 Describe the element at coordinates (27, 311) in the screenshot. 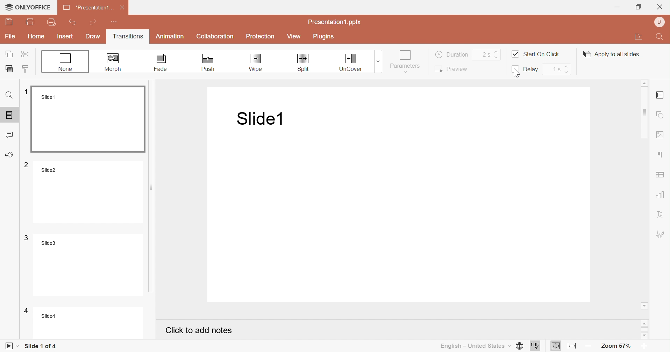

I see `4` at that location.